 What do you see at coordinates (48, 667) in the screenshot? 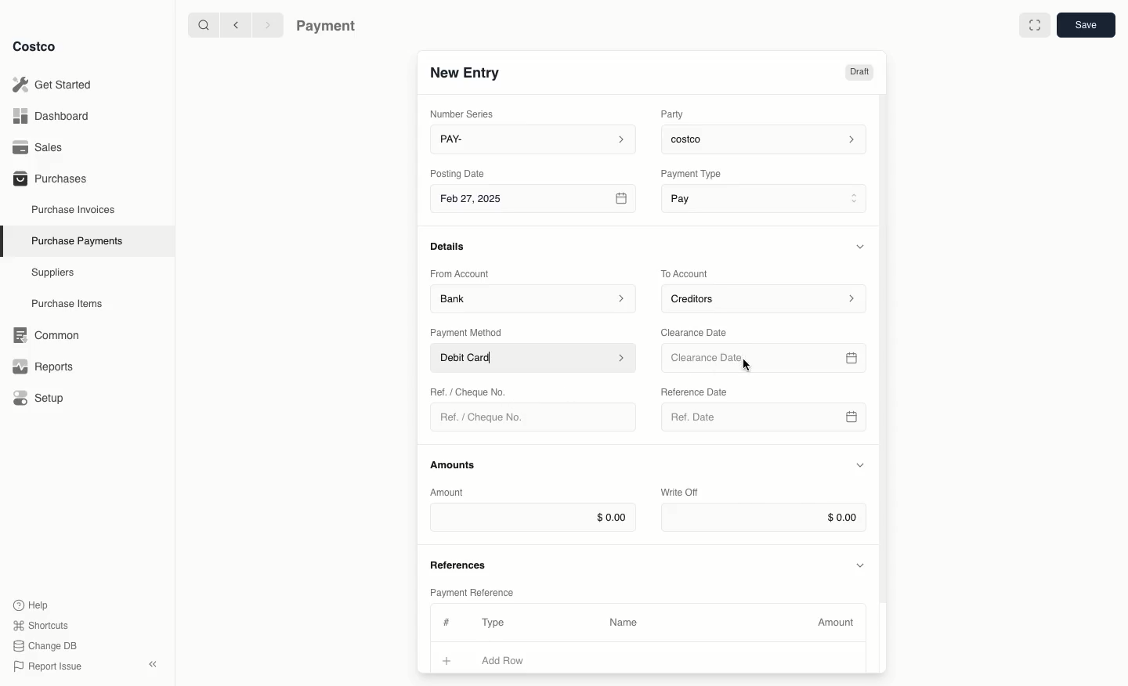
I see `Report Issue` at bounding box center [48, 667].